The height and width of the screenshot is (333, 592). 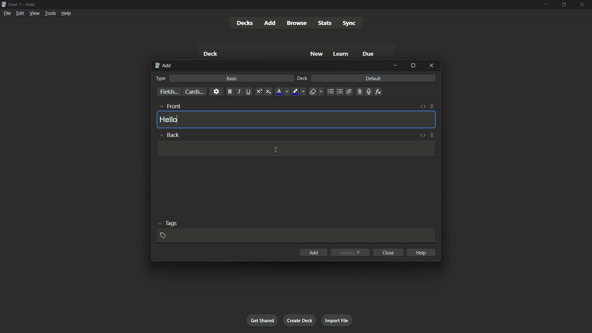 What do you see at coordinates (324, 23) in the screenshot?
I see `stats` at bounding box center [324, 23].